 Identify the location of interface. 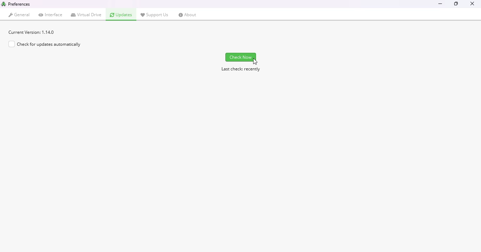
(51, 14).